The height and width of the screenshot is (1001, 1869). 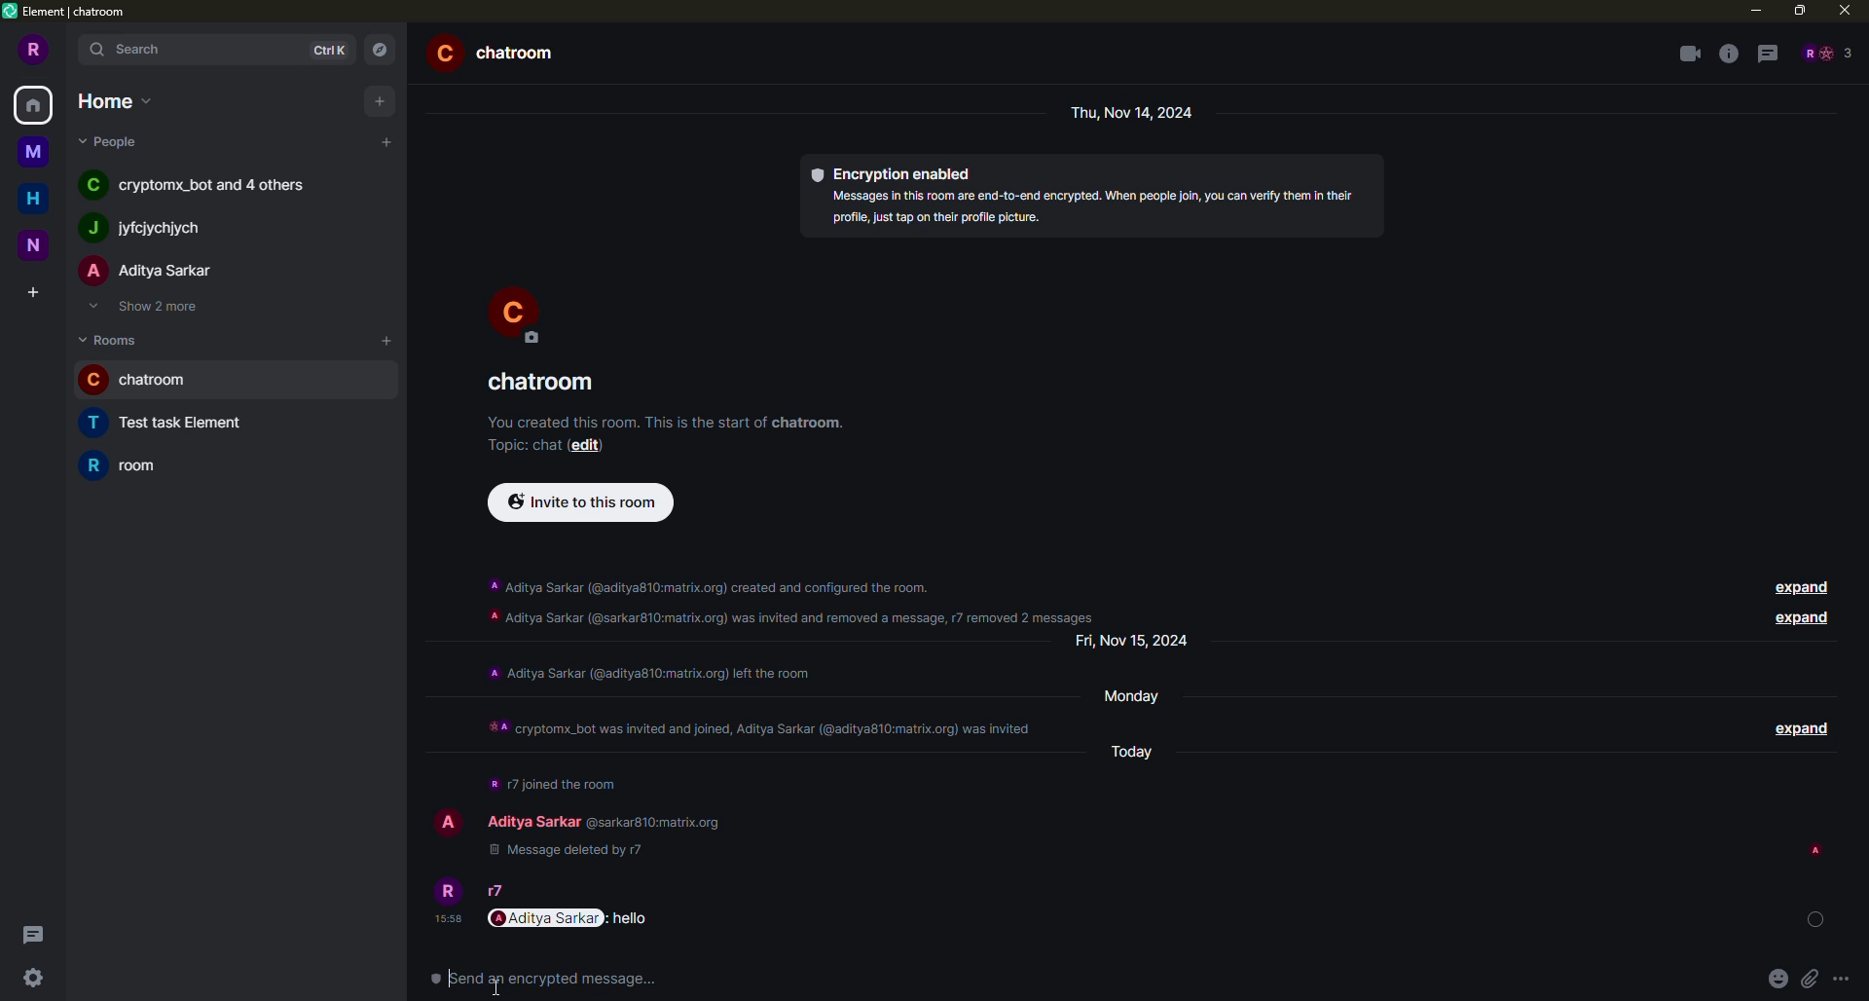 What do you see at coordinates (1807, 588) in the screenshot?
I see `expand` at bounding box center [1807, 588].